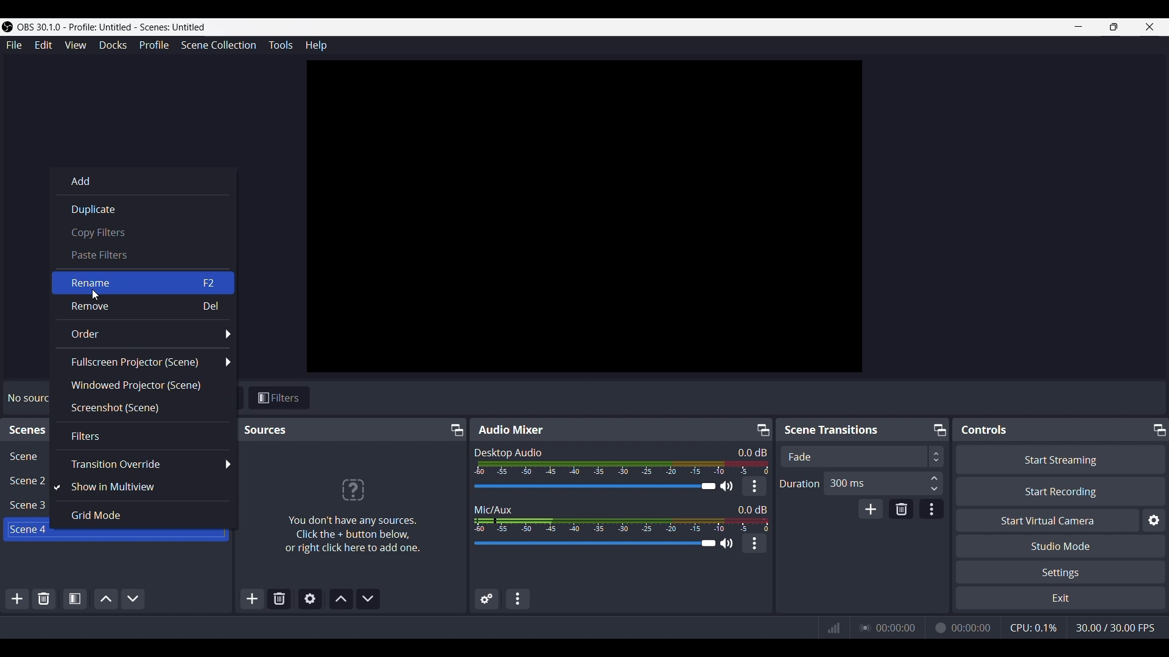  What do you see at coordinates (1060, 459) in the screenshot?
I see `Start Streaming` at bounding box center [1060, 459].